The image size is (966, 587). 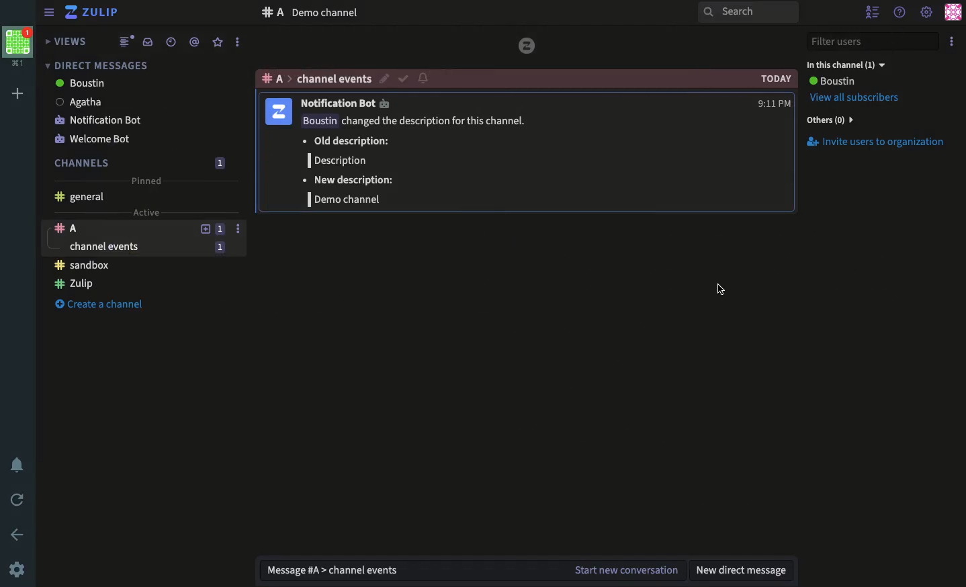 I want to click on notification bot, so click(x=347, y=103).